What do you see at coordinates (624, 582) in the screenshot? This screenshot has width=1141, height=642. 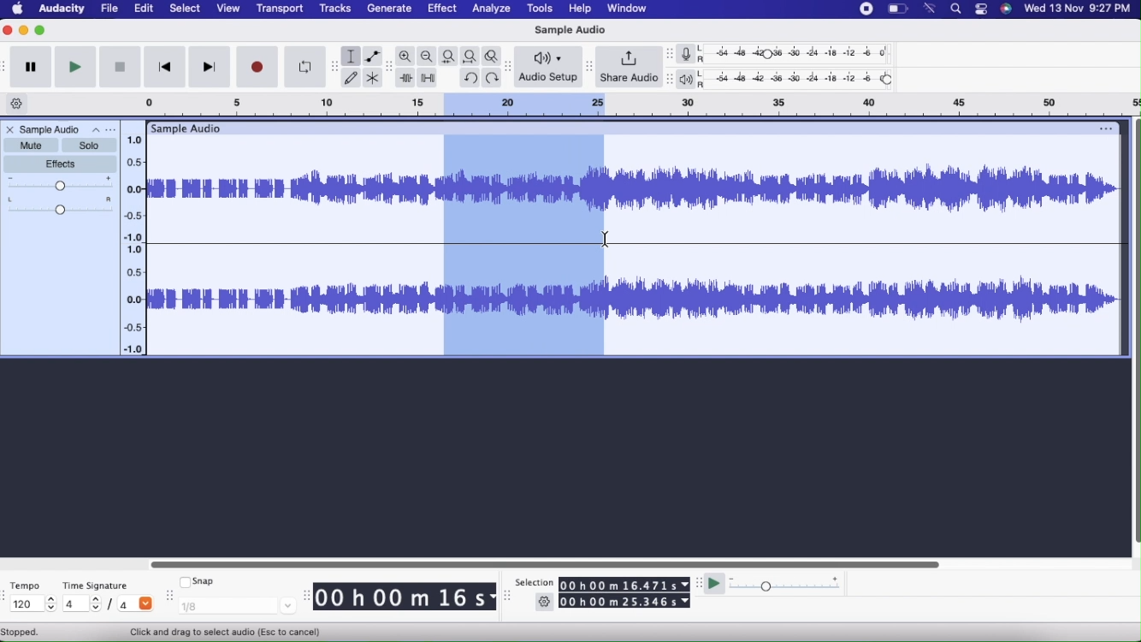 I see `00 h 00 m 16.471 s` at bounding box center [624, 582].